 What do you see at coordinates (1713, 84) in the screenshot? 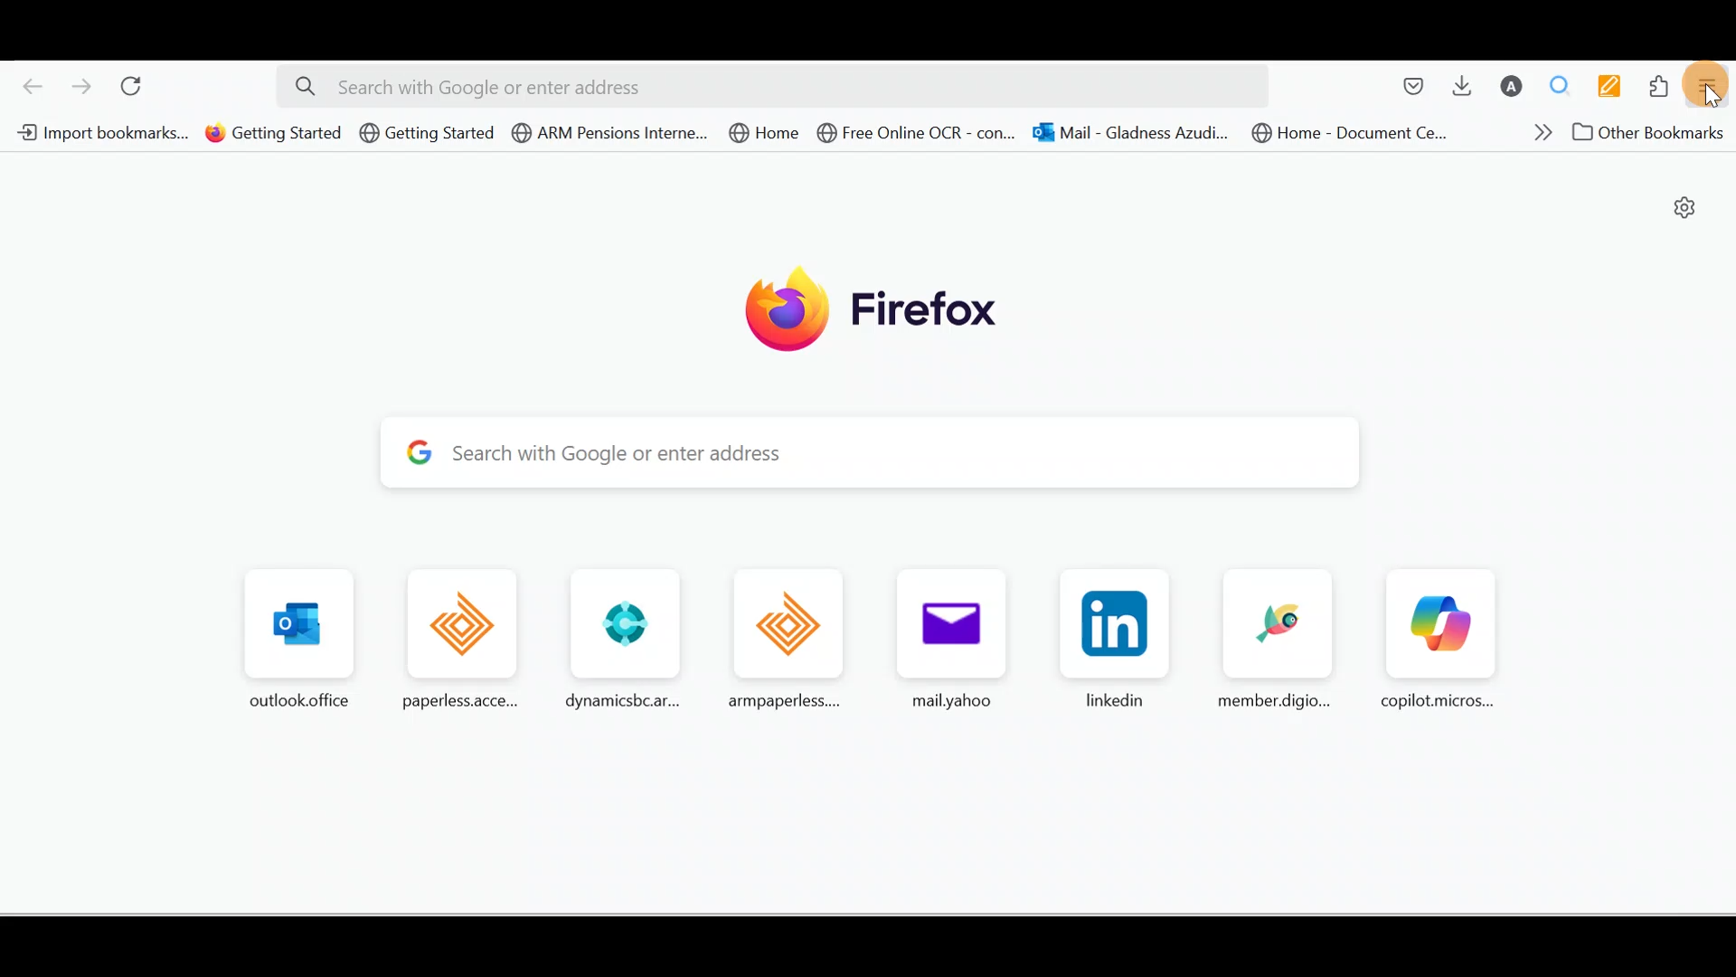
I see `Open application menu` at bounding box center [1713, 84].